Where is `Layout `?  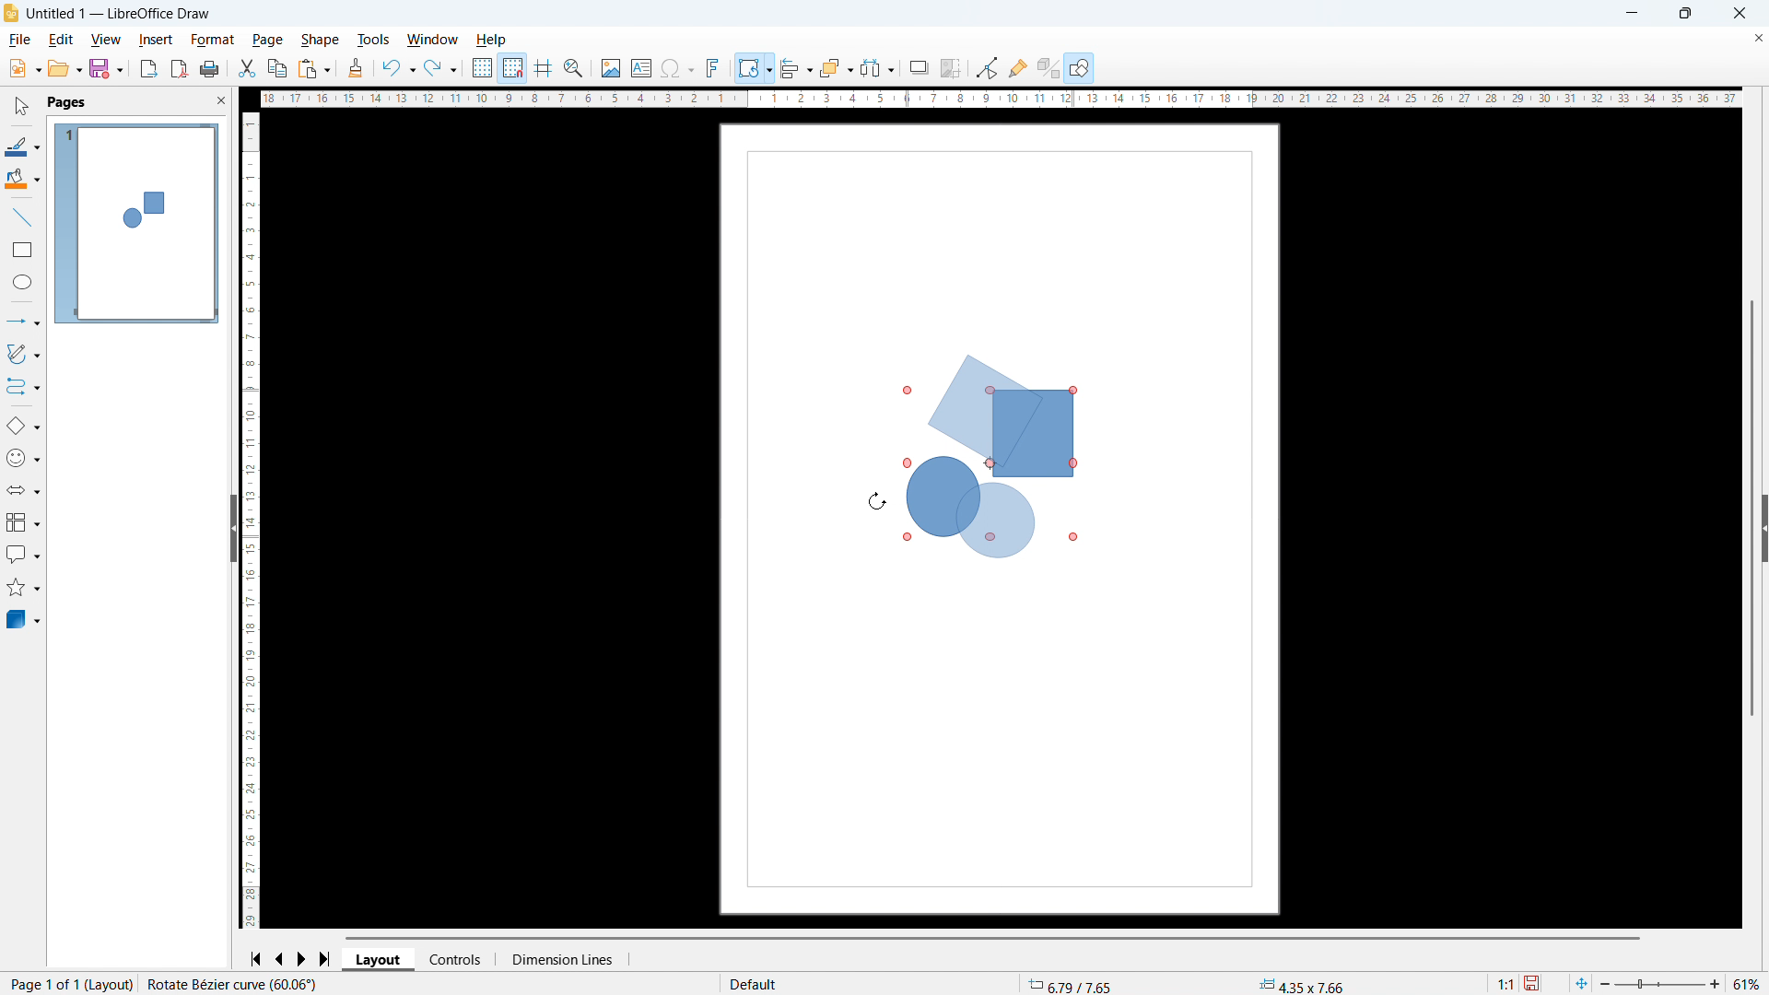 Layout  is located at coordinates (379, 960).